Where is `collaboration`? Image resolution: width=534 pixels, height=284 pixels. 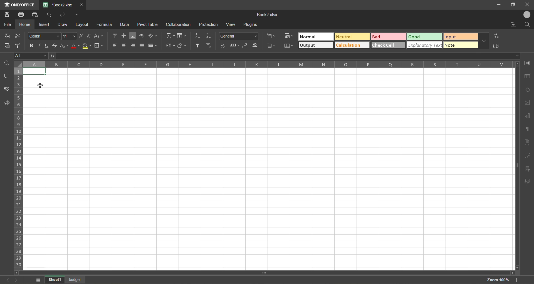
collaboration is located at coordinates (178, 24).